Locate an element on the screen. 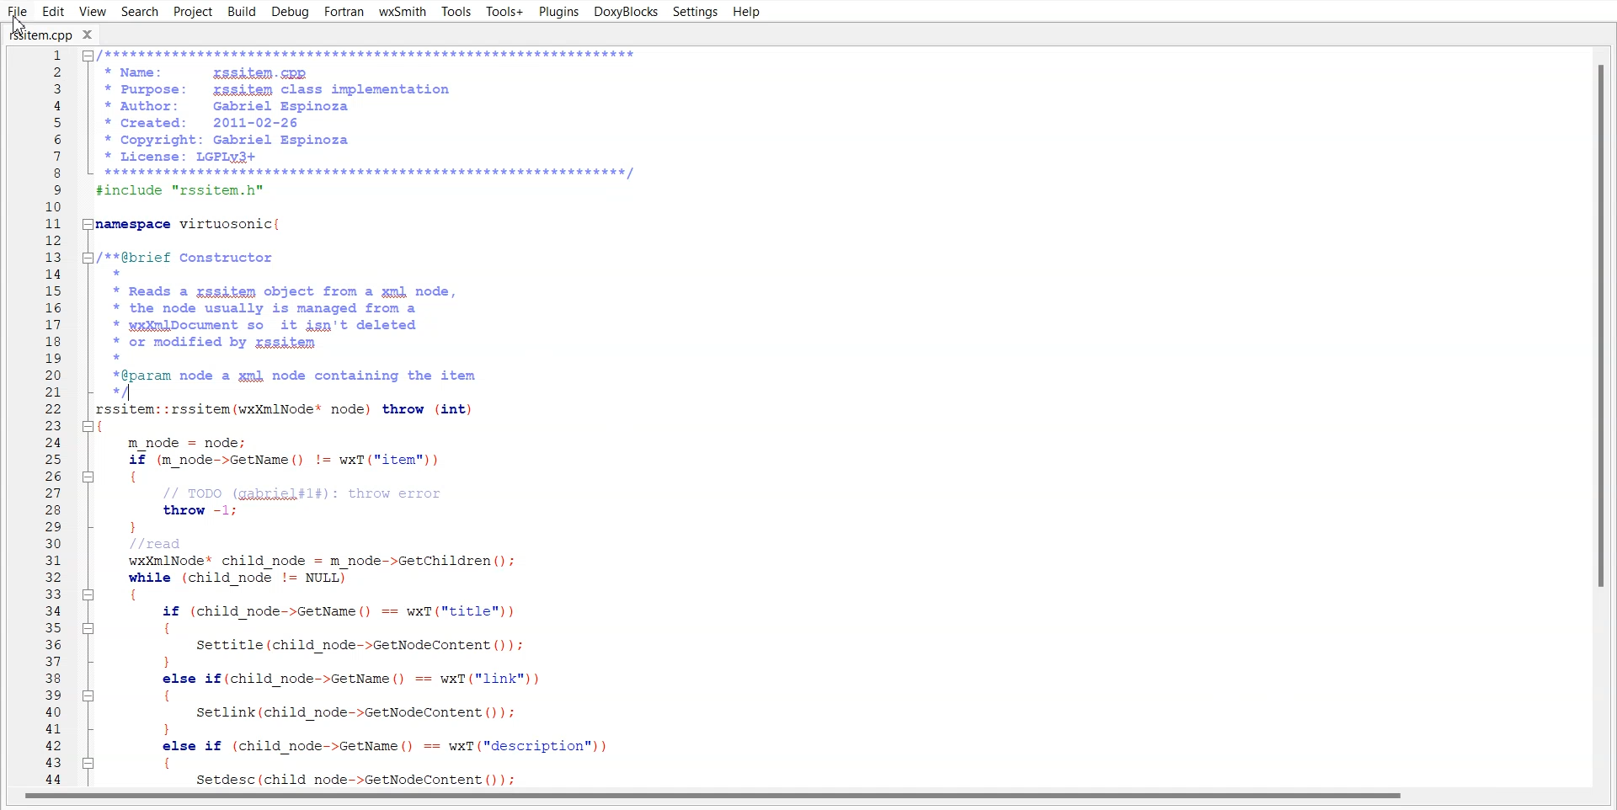 The width and height of the screenshot is (1617, 810). Build is located at coordinates (242, 11).